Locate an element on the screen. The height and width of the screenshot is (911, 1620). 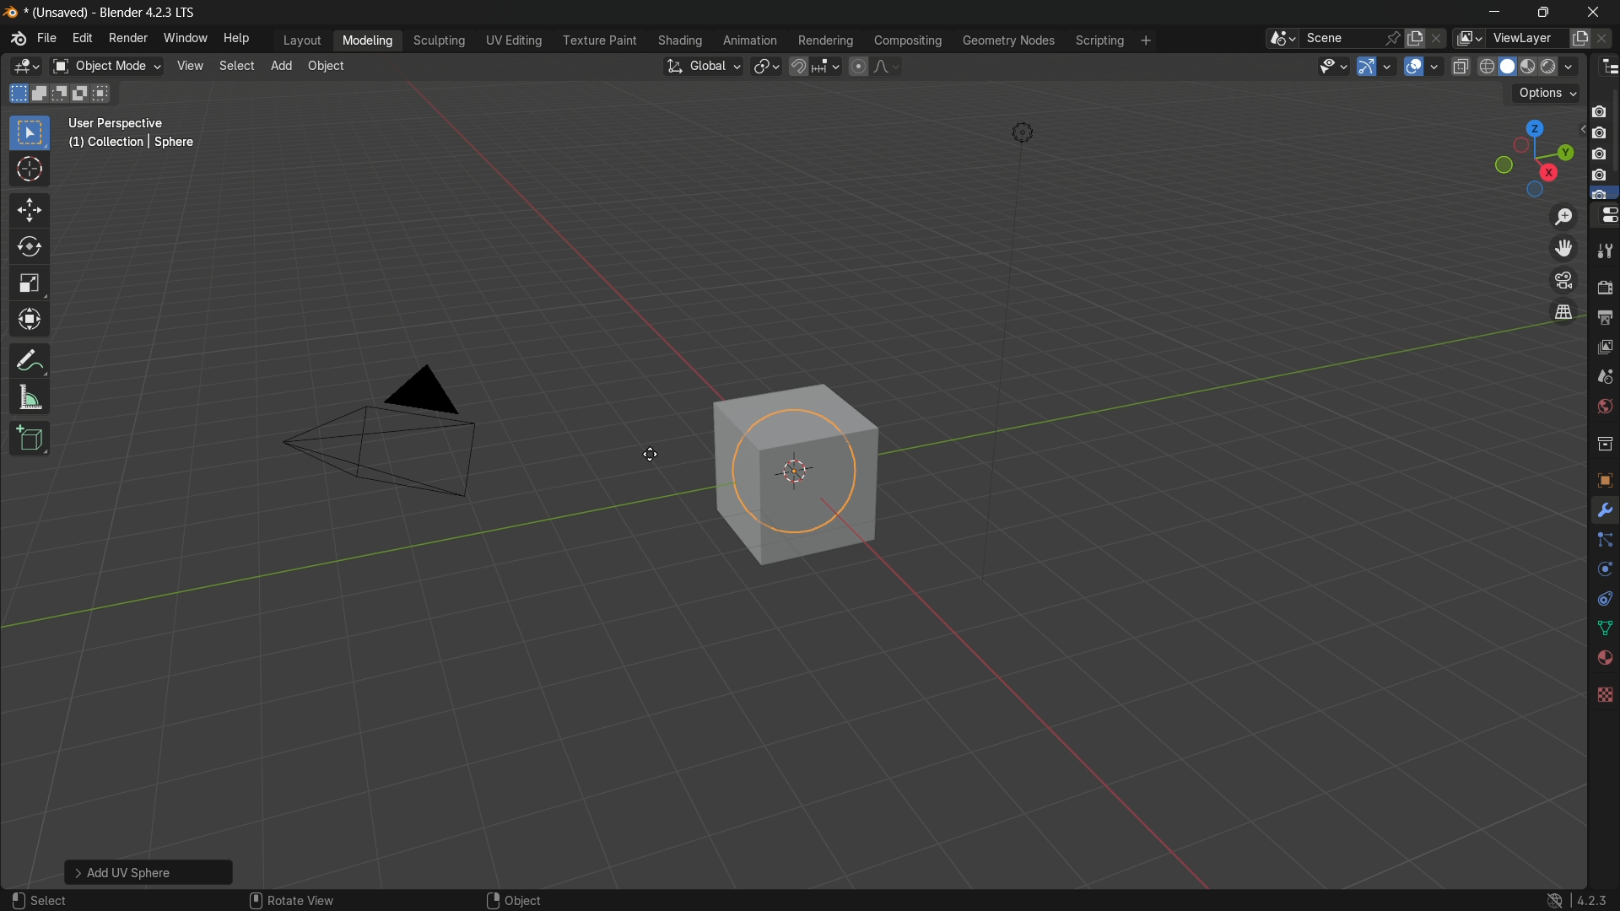
switch the current view is located at coordinates (1563, 311).